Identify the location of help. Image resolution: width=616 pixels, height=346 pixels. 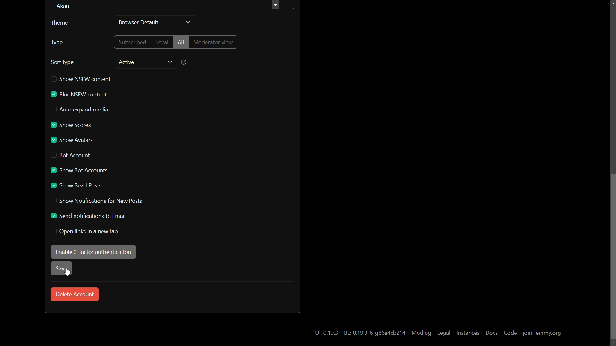
(183, 63).